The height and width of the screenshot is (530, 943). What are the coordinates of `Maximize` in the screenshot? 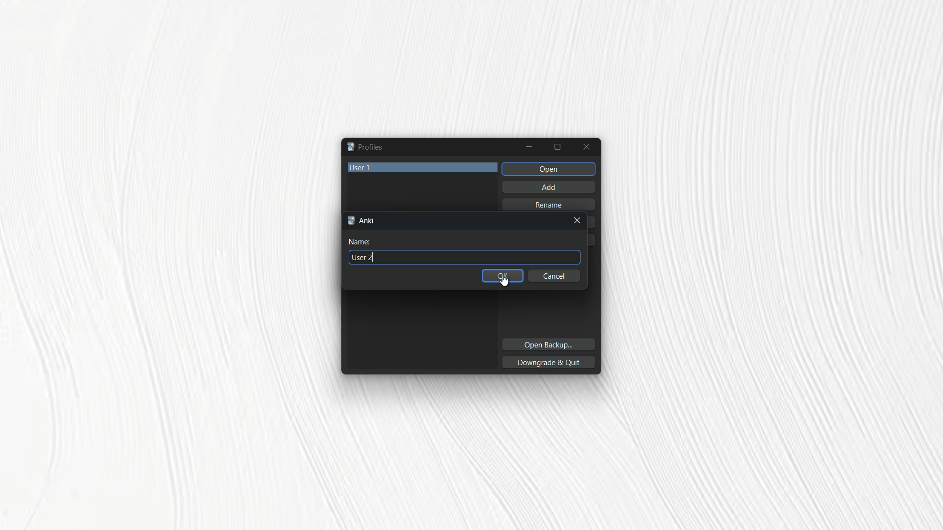 It's located at (559, 147).